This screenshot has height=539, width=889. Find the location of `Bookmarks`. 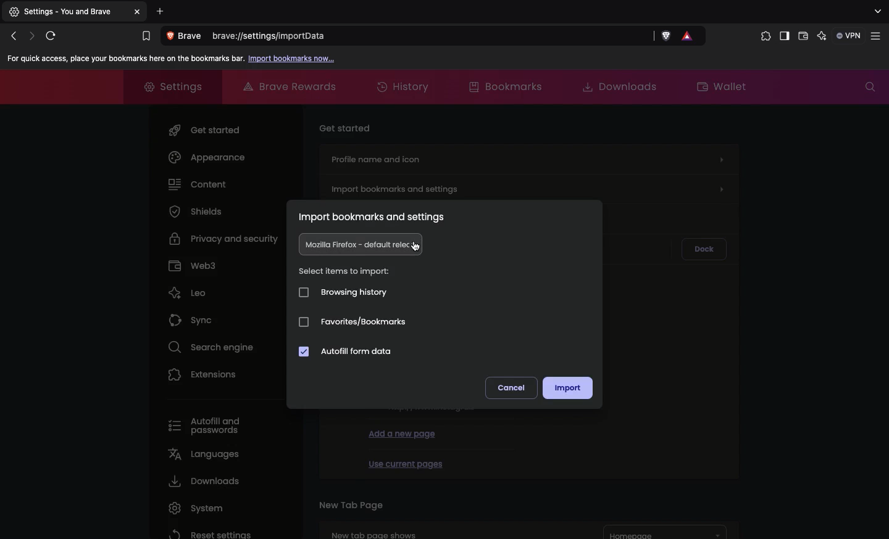

Bookmarks is located at coordinates (504, 86).